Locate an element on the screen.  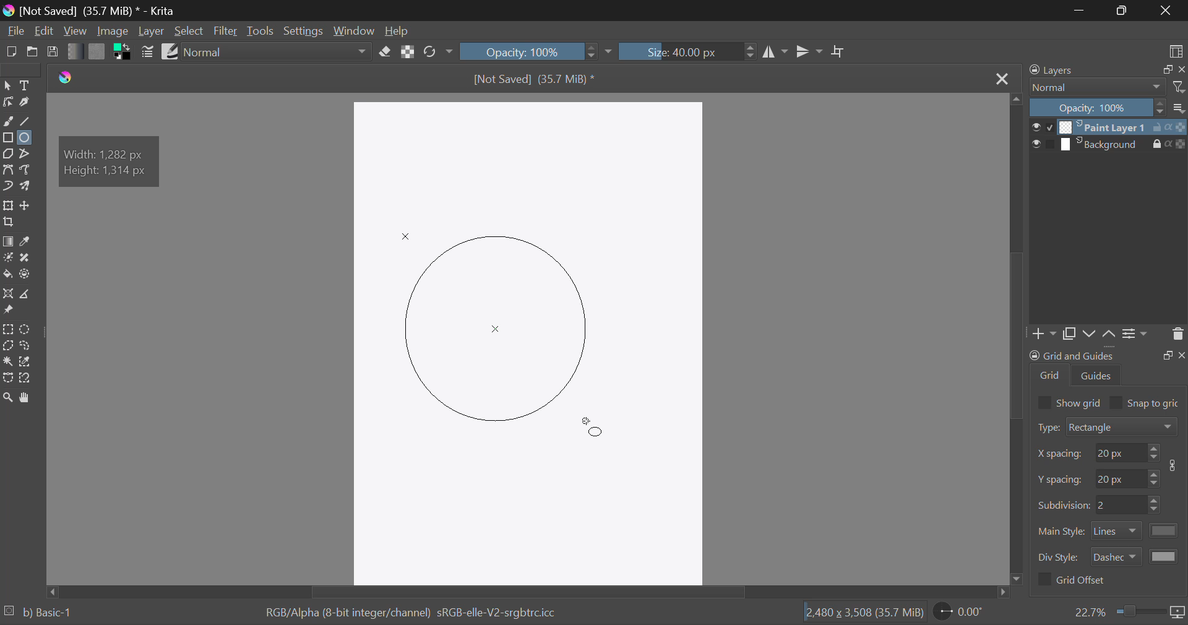
Eyedropper is located at coordinates (27, 241).